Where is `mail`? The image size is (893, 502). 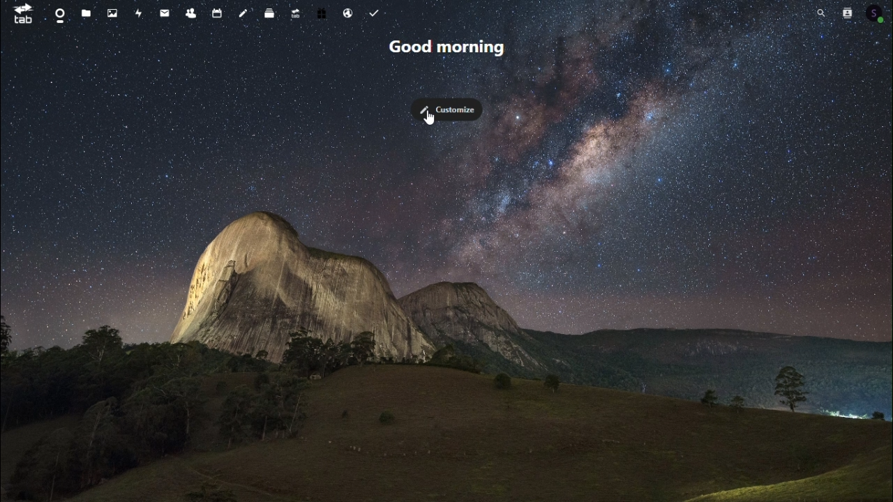
mail is located at coordinates (167, 11).